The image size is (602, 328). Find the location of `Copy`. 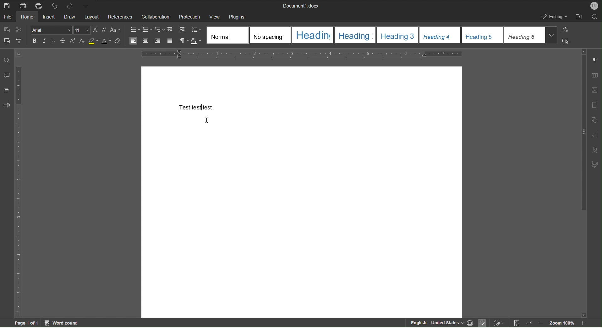

Copy is located at coordinates (8, 30).